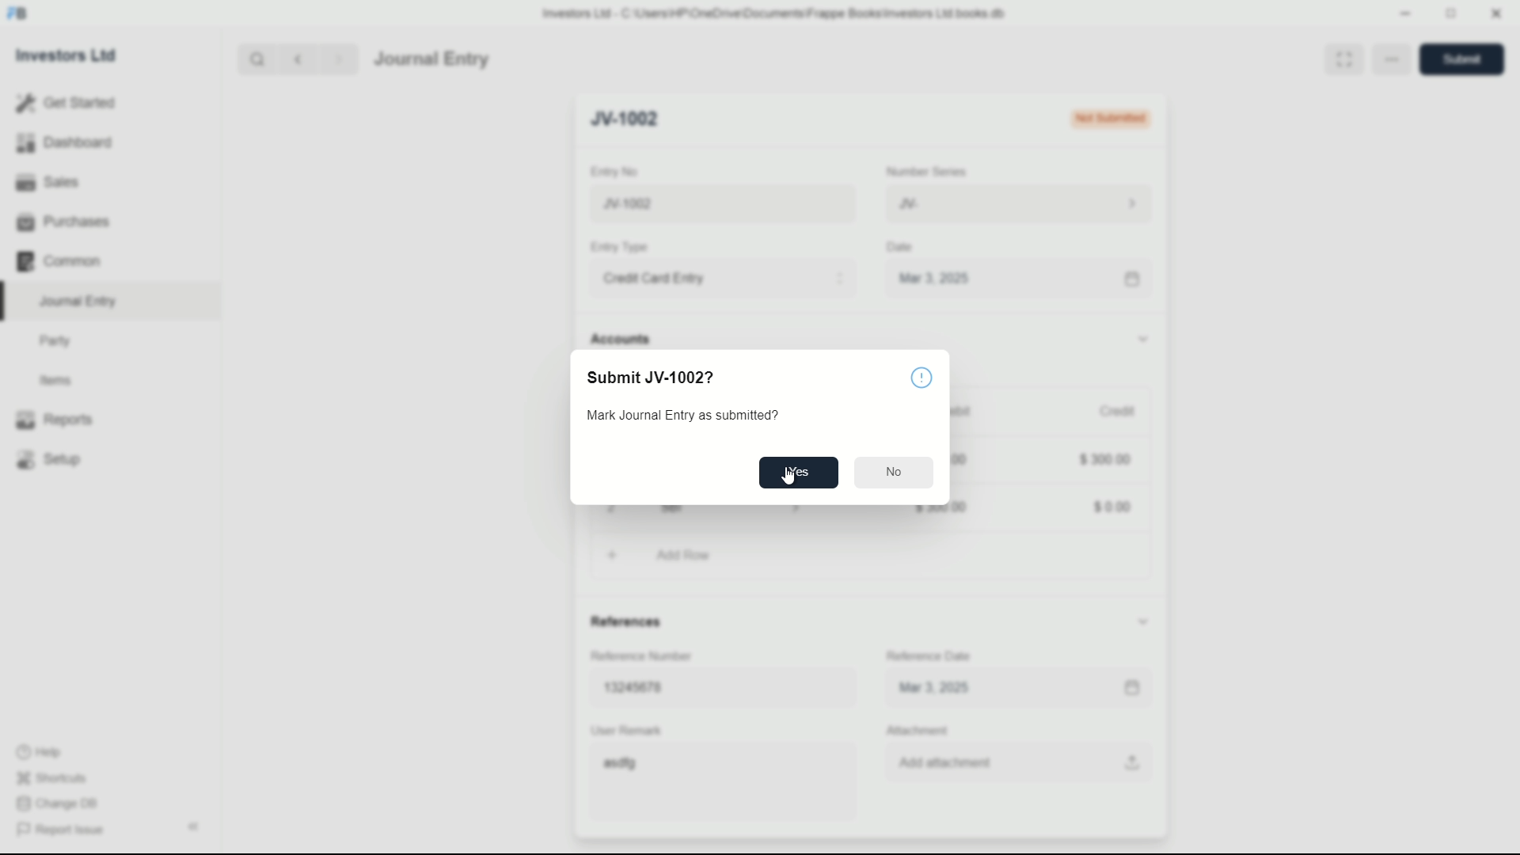 The height and width of the screenshot is (855, 1520). I want to click on Yes, so click(798, 474).